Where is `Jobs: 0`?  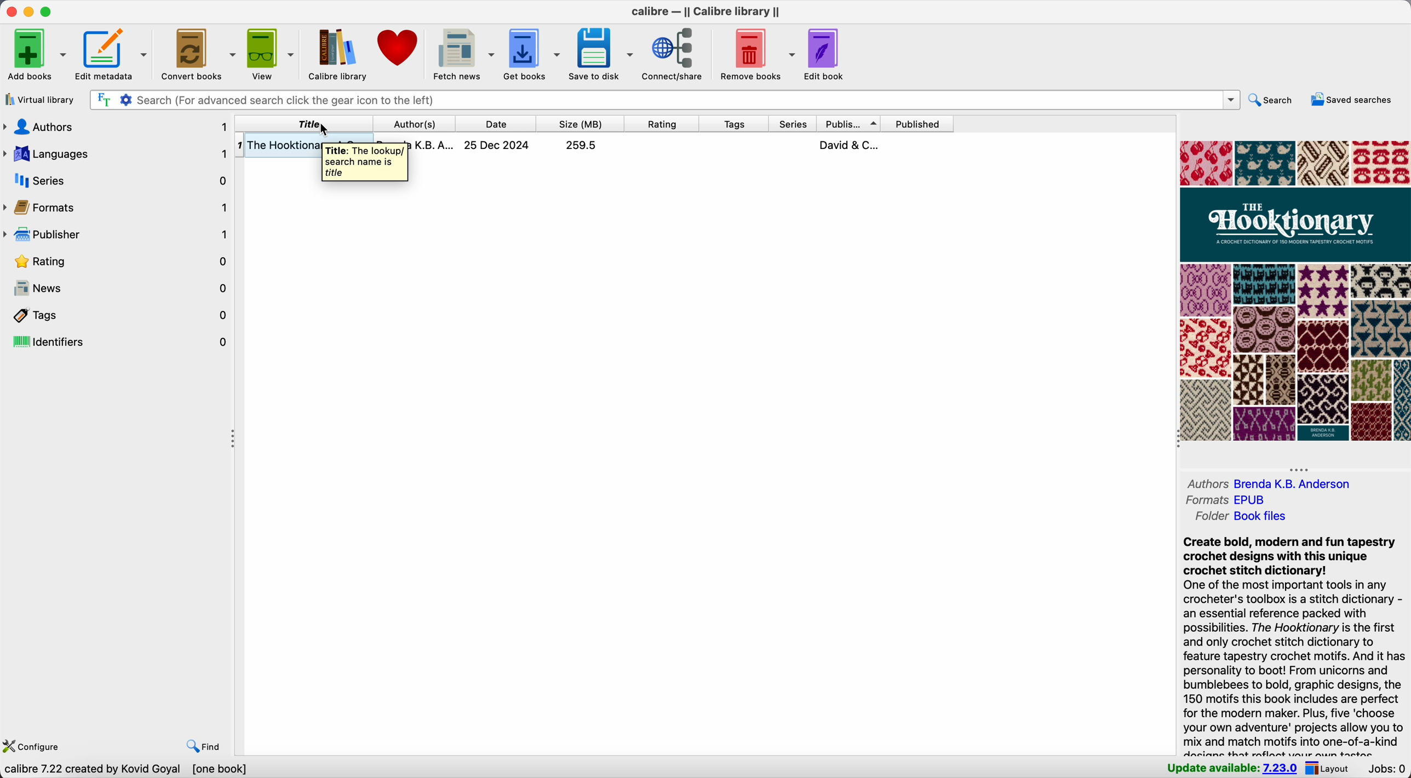
Jobs: 0 is located at coordinates (1386, 768).